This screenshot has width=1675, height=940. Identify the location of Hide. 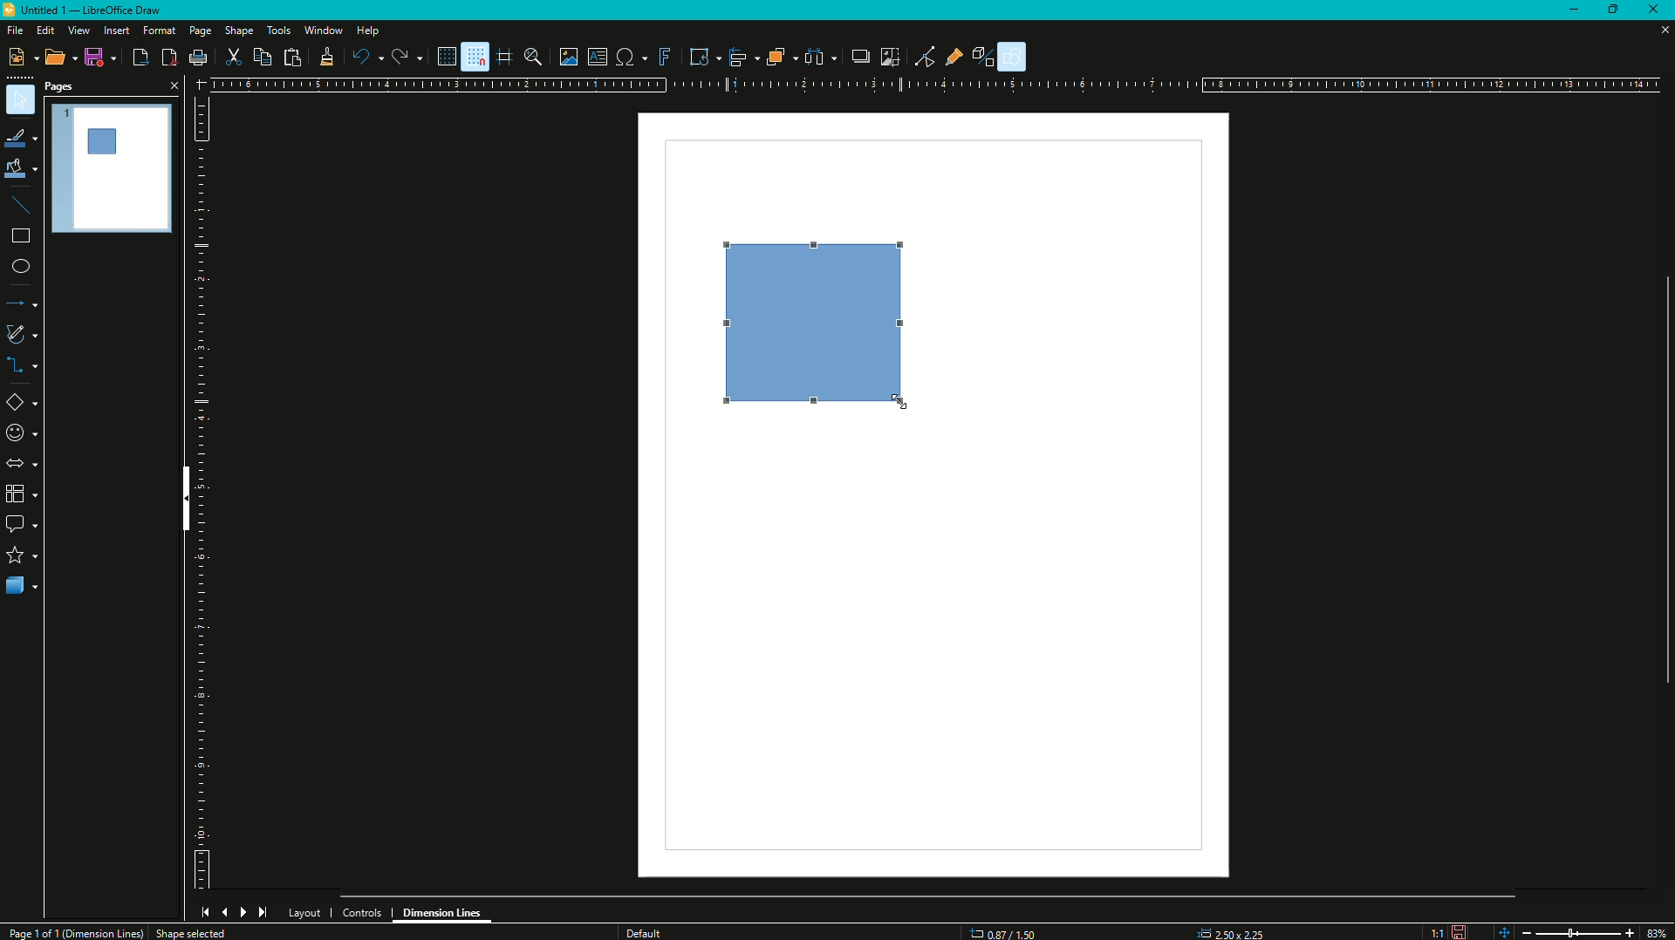
(181, 501).